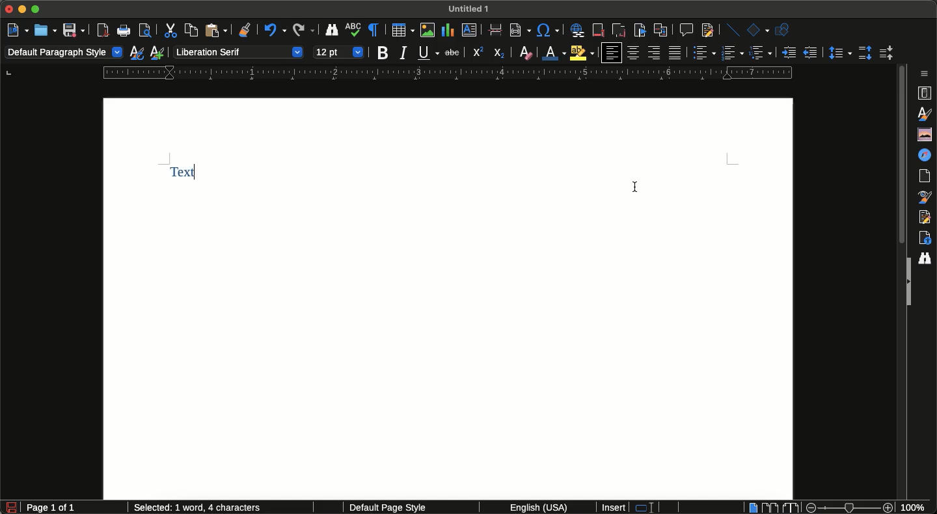  What do you see at coordinates (238, 51) in the screenshot?
I see `Font style` at bounding box center [238, 51].